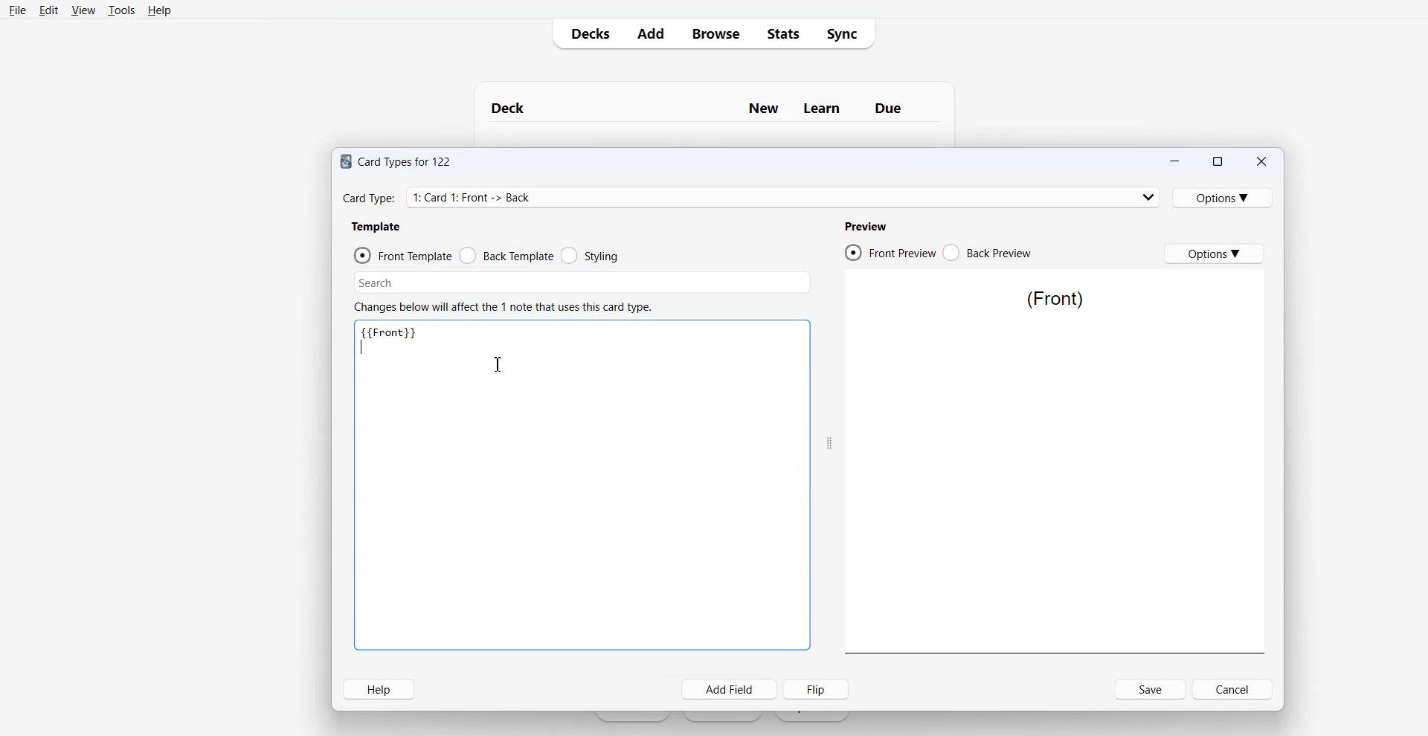 The height and width of the screenshot is (736, 1428). What do you see at coordinates (816, 689) in the screenshot?
I see `Flip` at bounding box center [816, 689].